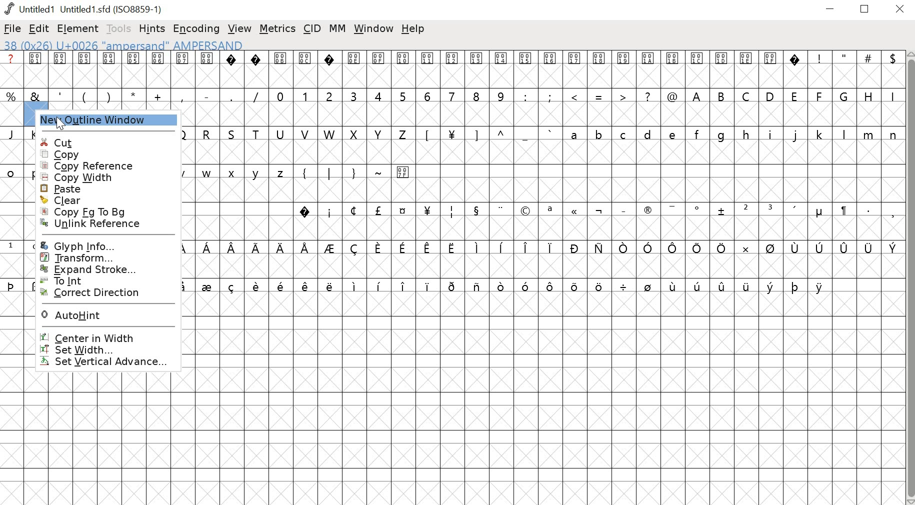  I want to click on 0012, so click(454, 69).